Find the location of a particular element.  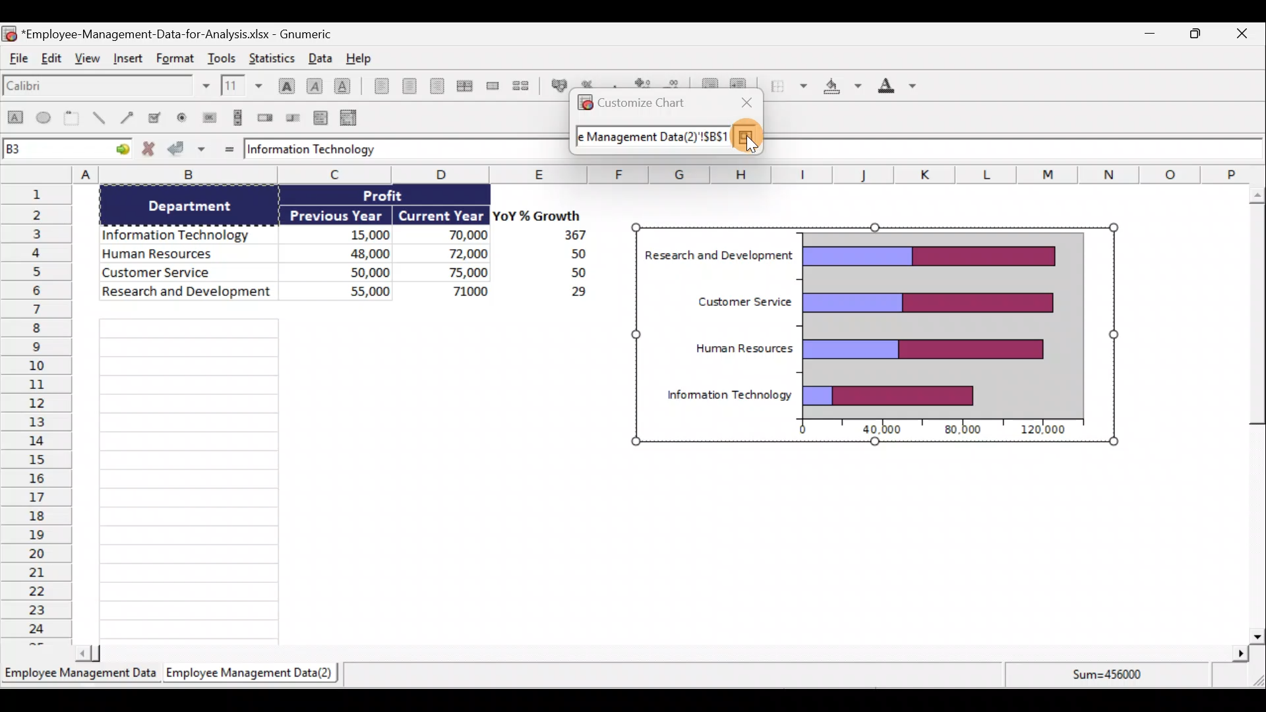

Font name Calibri is located at coordinates (105, 88).